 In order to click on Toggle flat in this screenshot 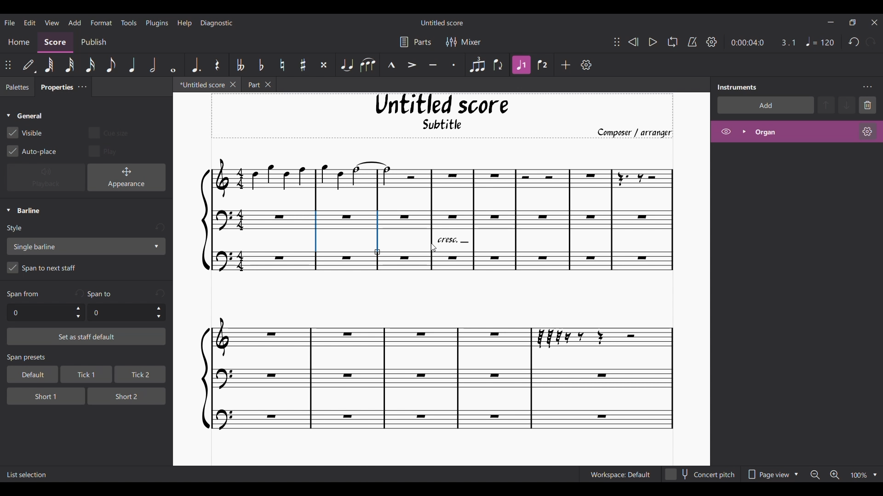, I will do `click(261, 65)`.